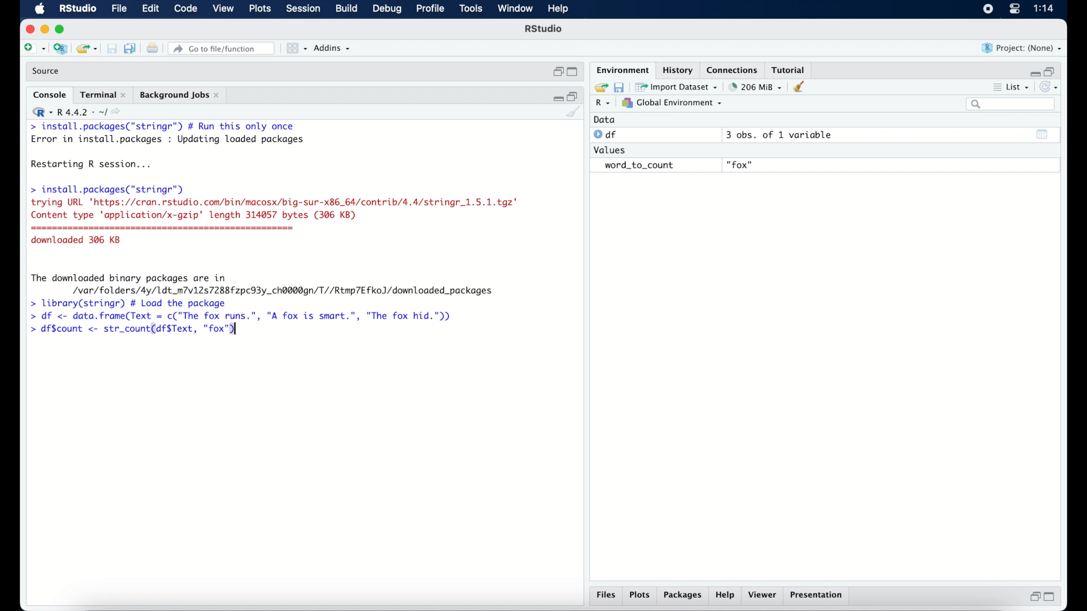 This screenshot has height=611, width=1087. I want to click on plots, so click(640, 596).